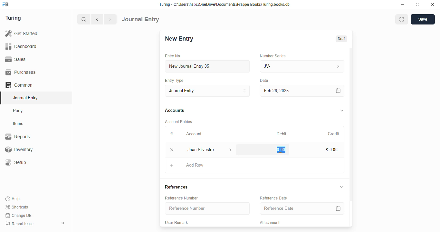 This screenshot has height=232, width=440. I want to click on #, so click(172, 134).